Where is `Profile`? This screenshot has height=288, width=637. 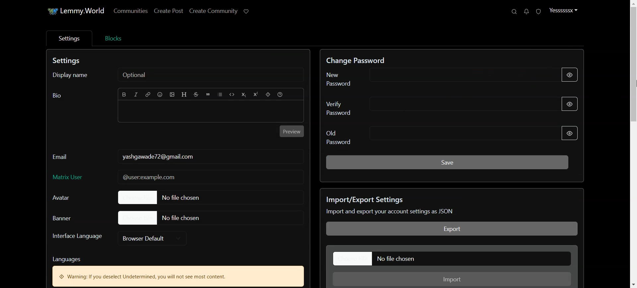
Profile is located at coordinates (565, 11).